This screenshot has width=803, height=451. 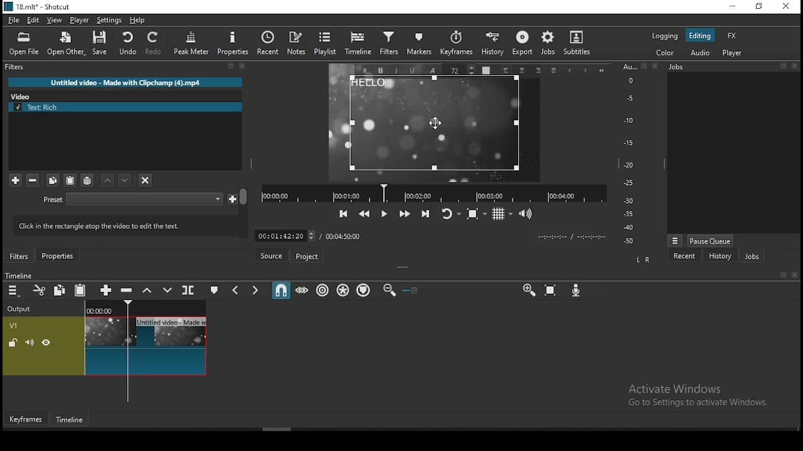 What do you see at coordinates (675, 241) in the screenshot?
I see `Menu` at bounding box center [675, 241].